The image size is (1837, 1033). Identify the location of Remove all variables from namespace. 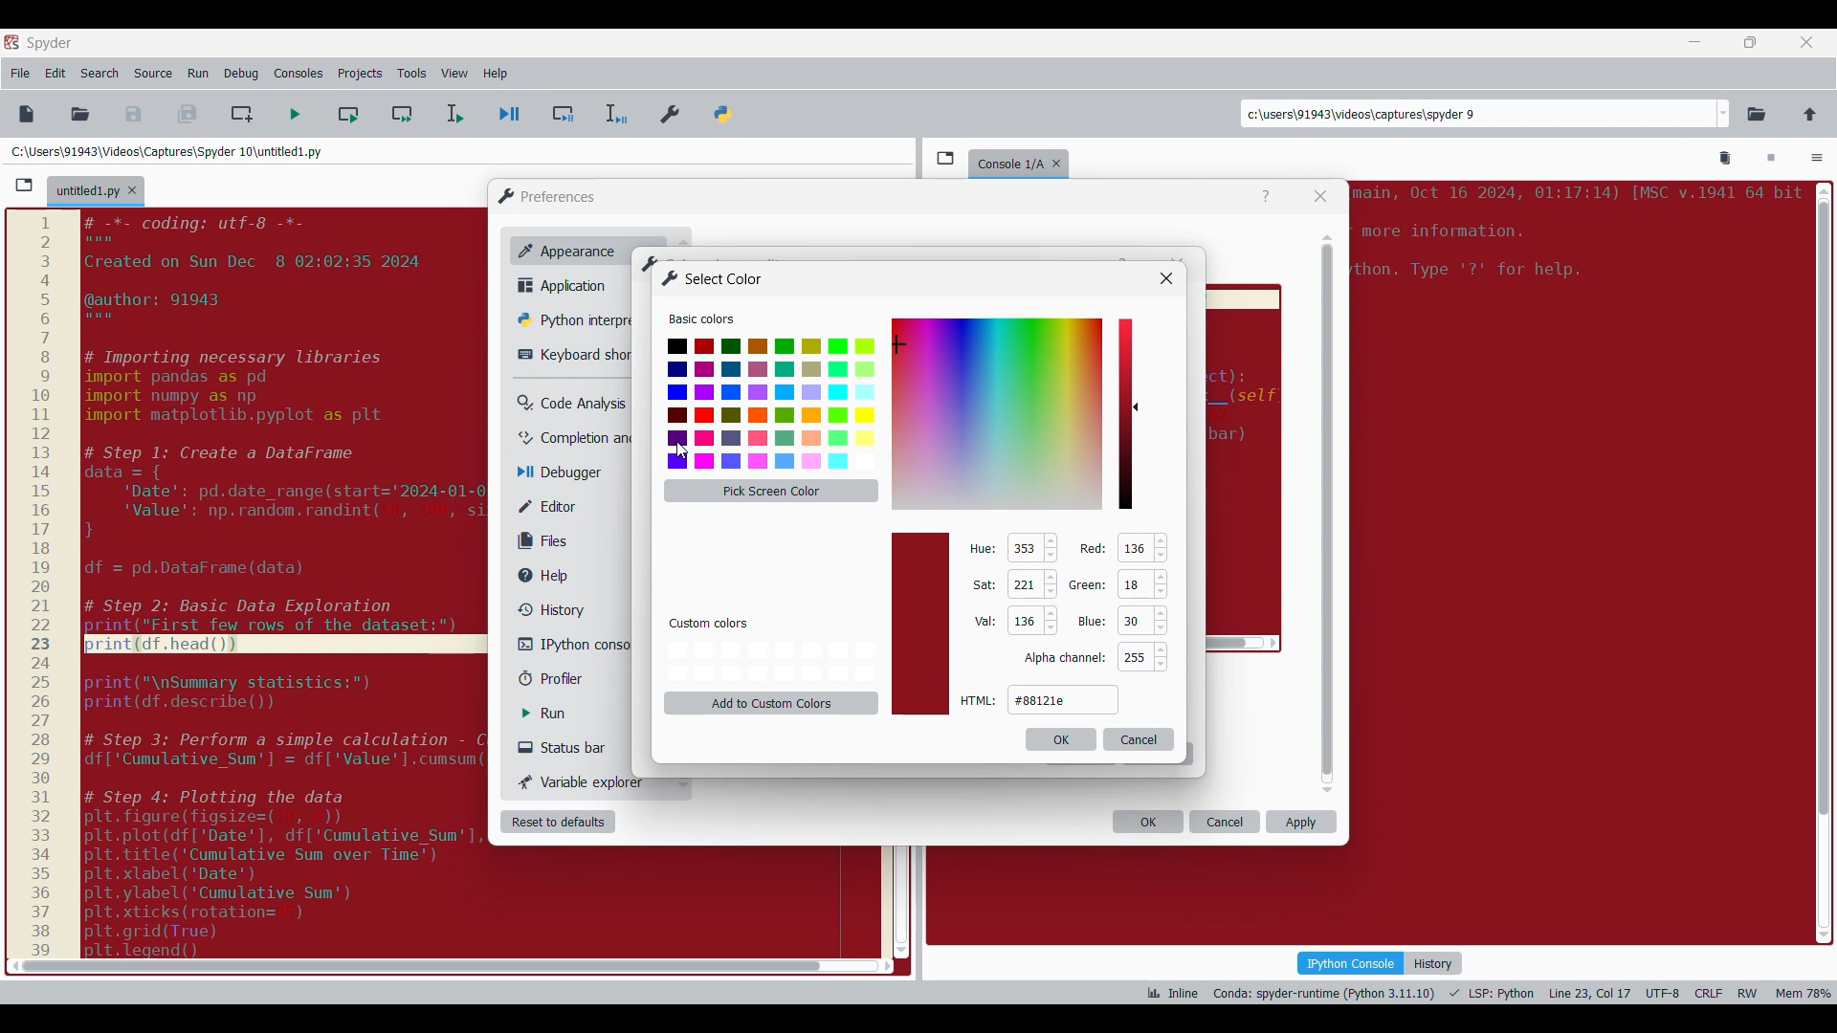
(1726, 159).